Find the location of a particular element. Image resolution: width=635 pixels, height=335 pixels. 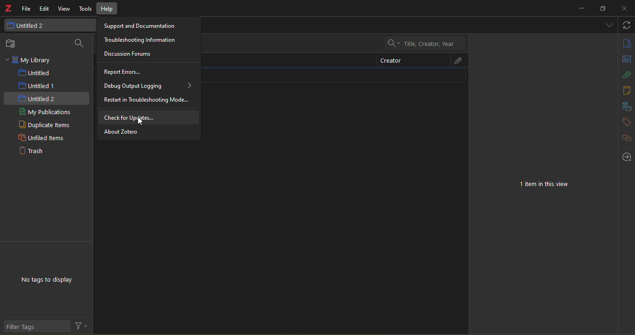

dropdown is located at coordinates (610, 25).